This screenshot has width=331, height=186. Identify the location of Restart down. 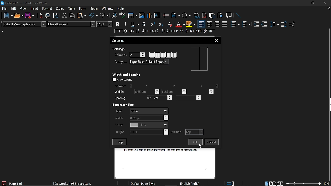
(312, 4).